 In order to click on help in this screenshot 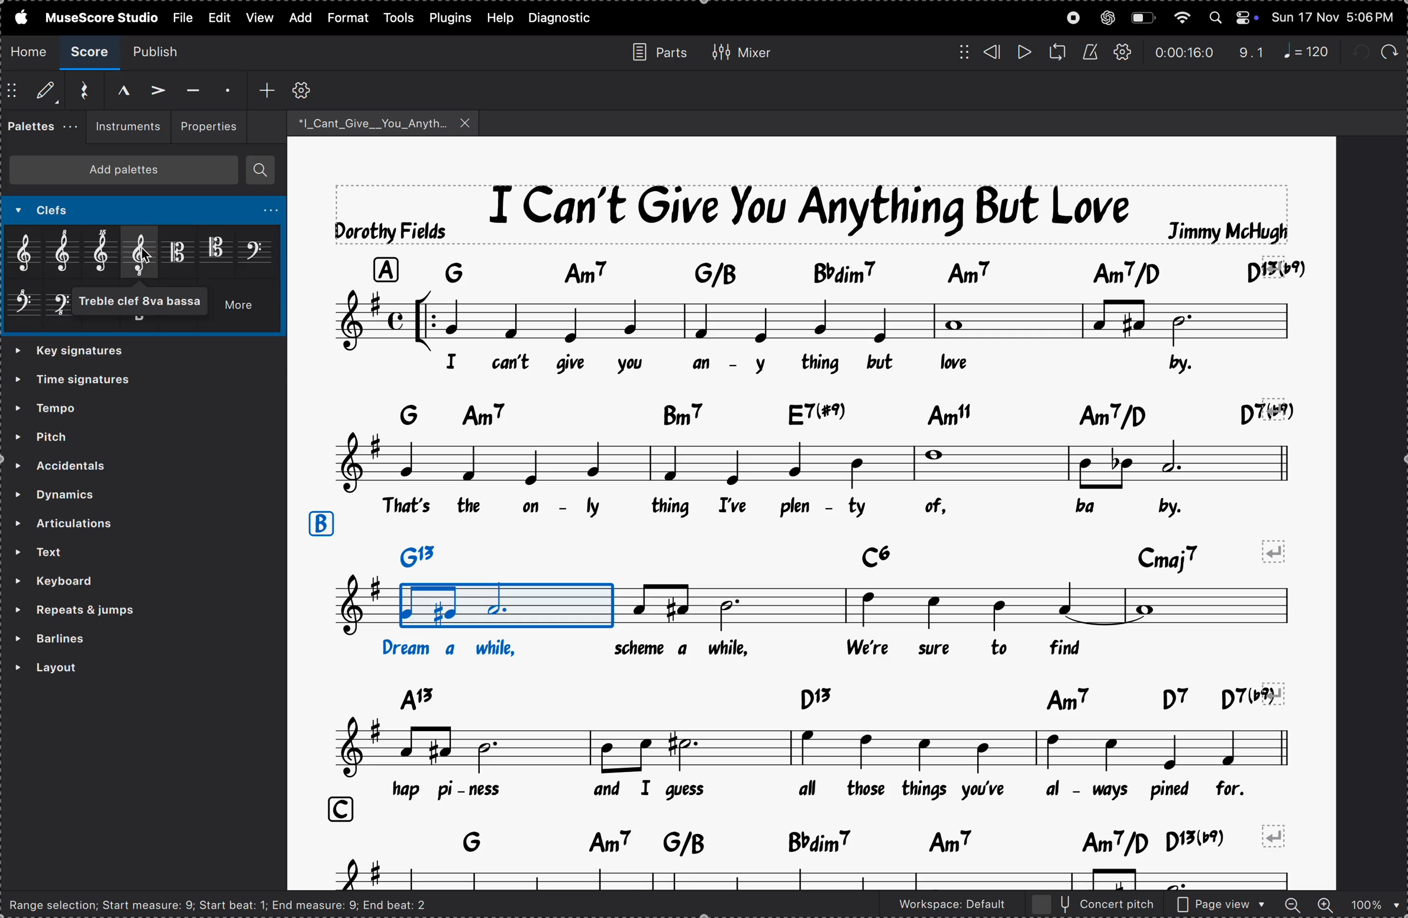, I will do `click(499, 18)`.